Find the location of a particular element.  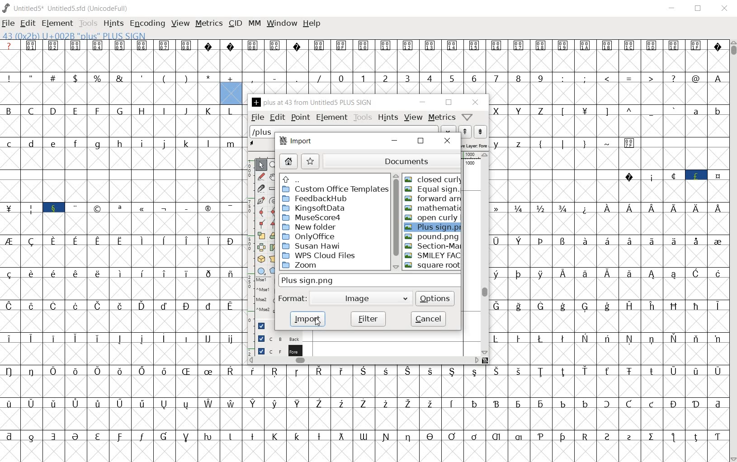

scrollbar is located at coordinates (732, 250).